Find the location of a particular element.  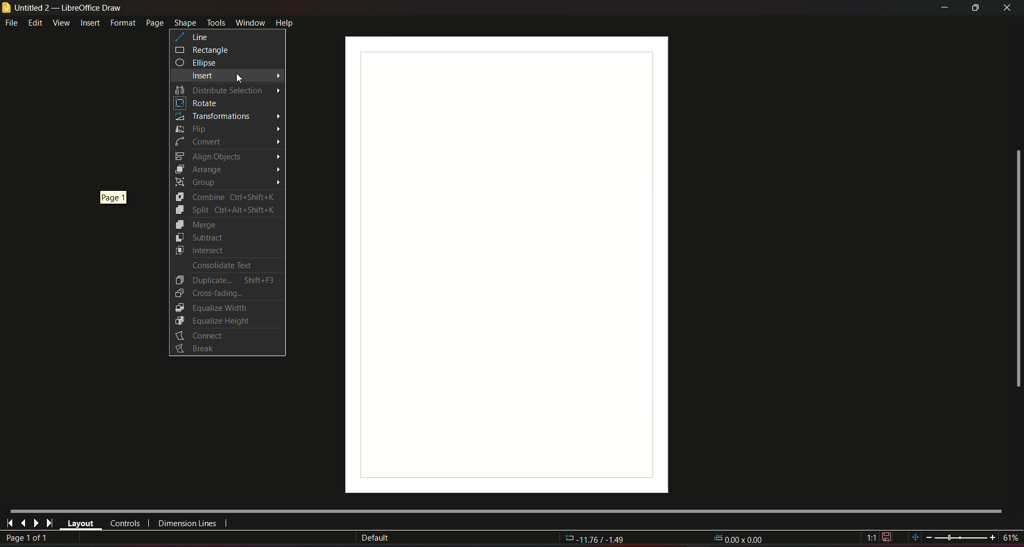

page 1 is located at coordinates (113, 196).